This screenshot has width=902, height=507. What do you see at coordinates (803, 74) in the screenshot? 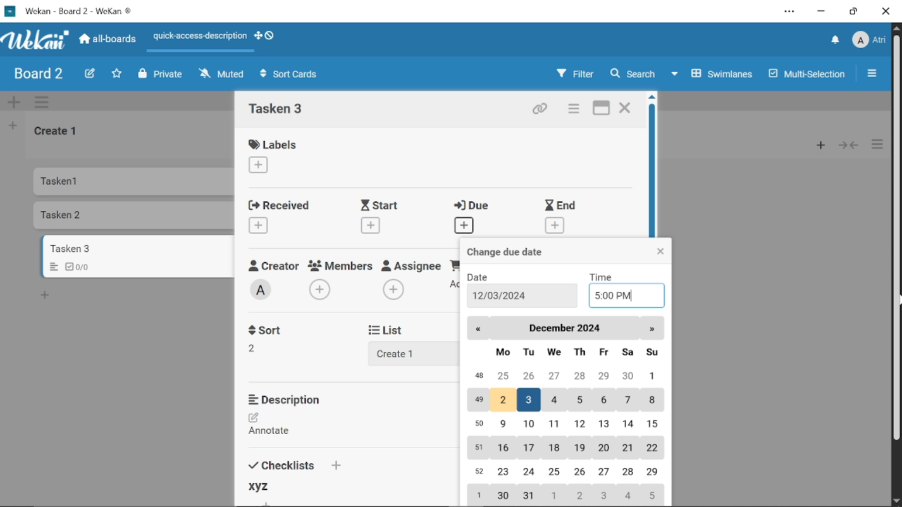
I see `Multi-Selecttion` at bounding box center [803, 74].